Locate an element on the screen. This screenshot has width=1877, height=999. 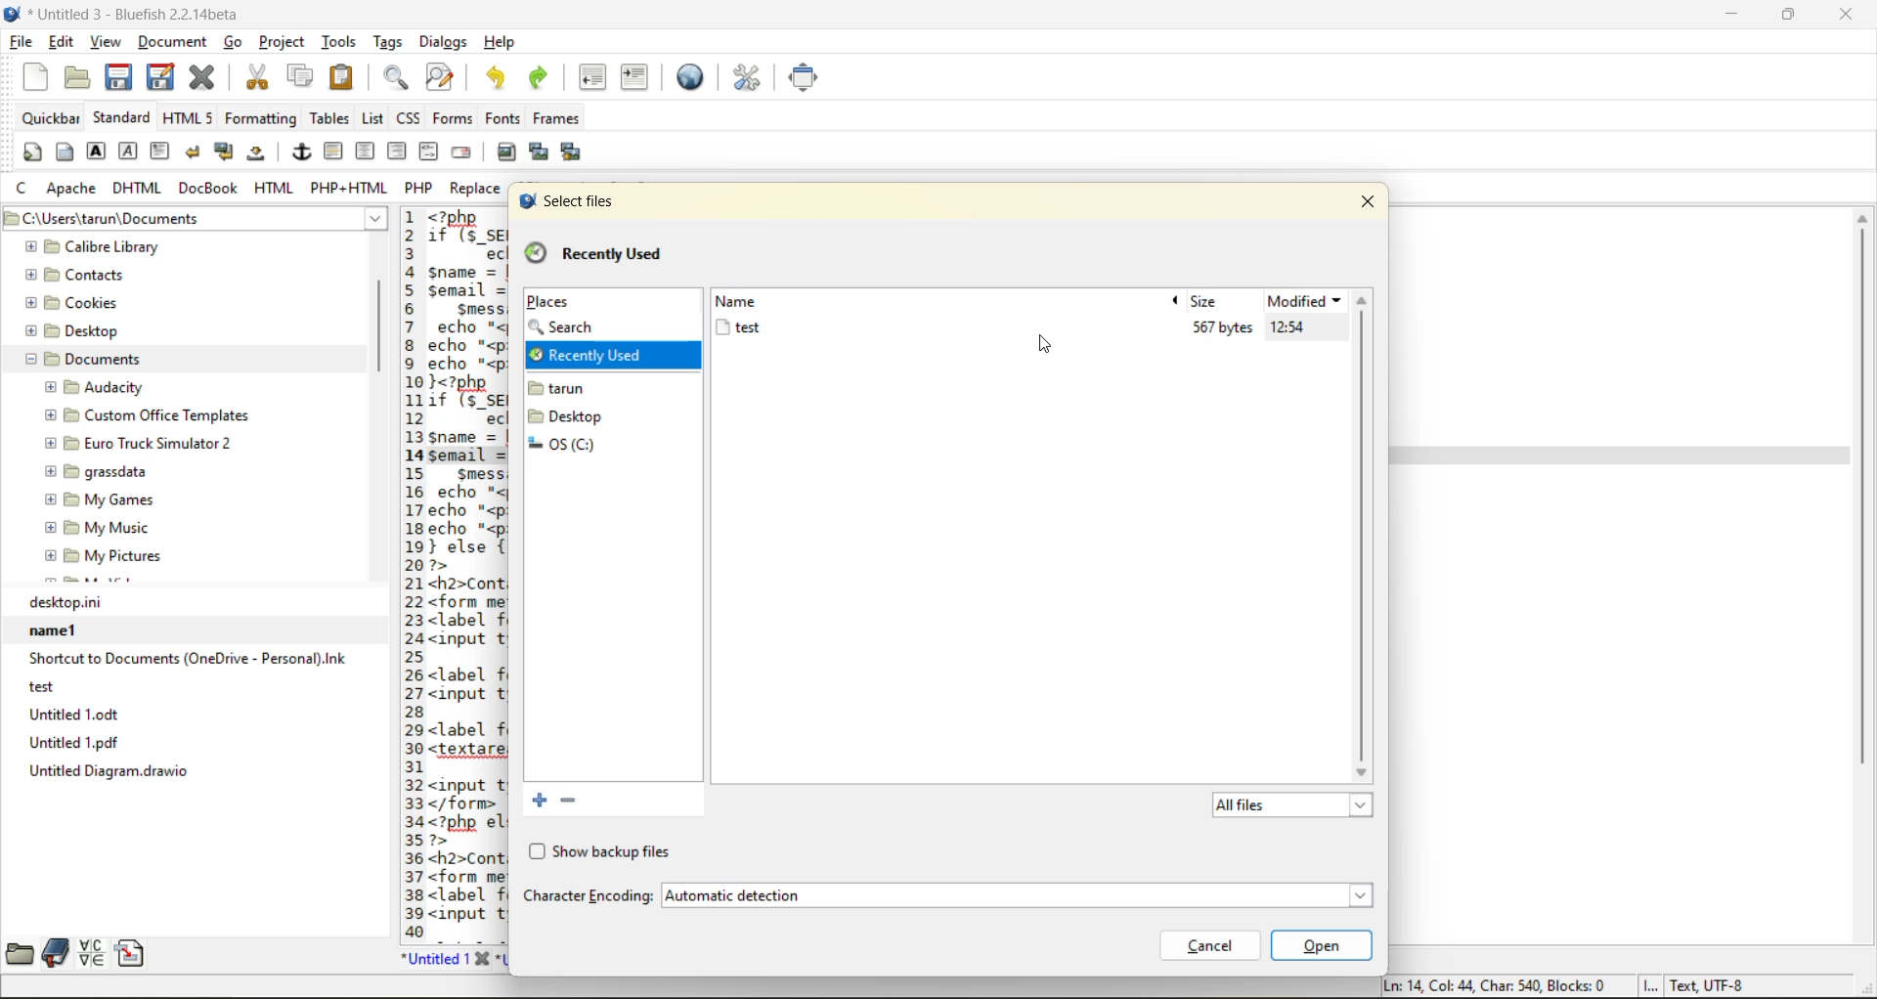
charmap is located at coordinates (95, 953).